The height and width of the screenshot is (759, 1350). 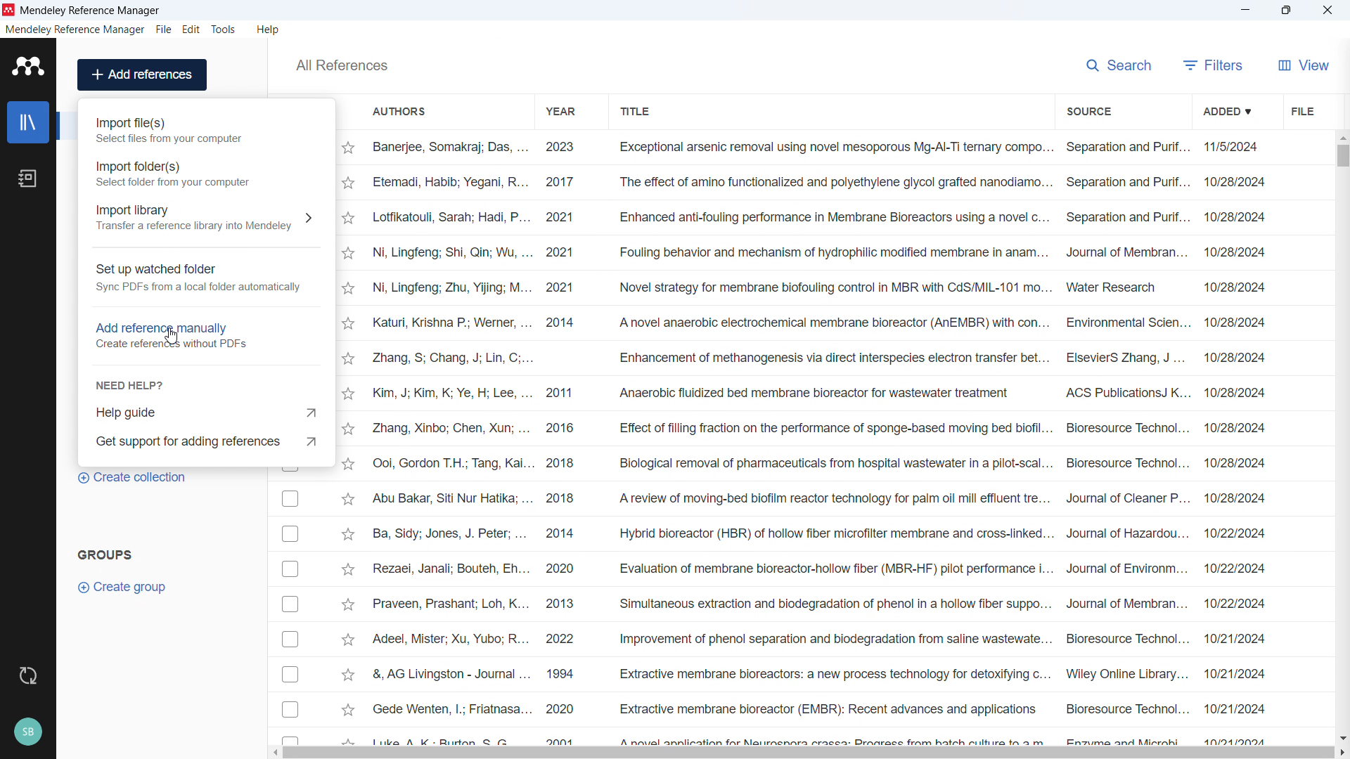 I want to click on Sort by date added , so click(x=1226, y=110).